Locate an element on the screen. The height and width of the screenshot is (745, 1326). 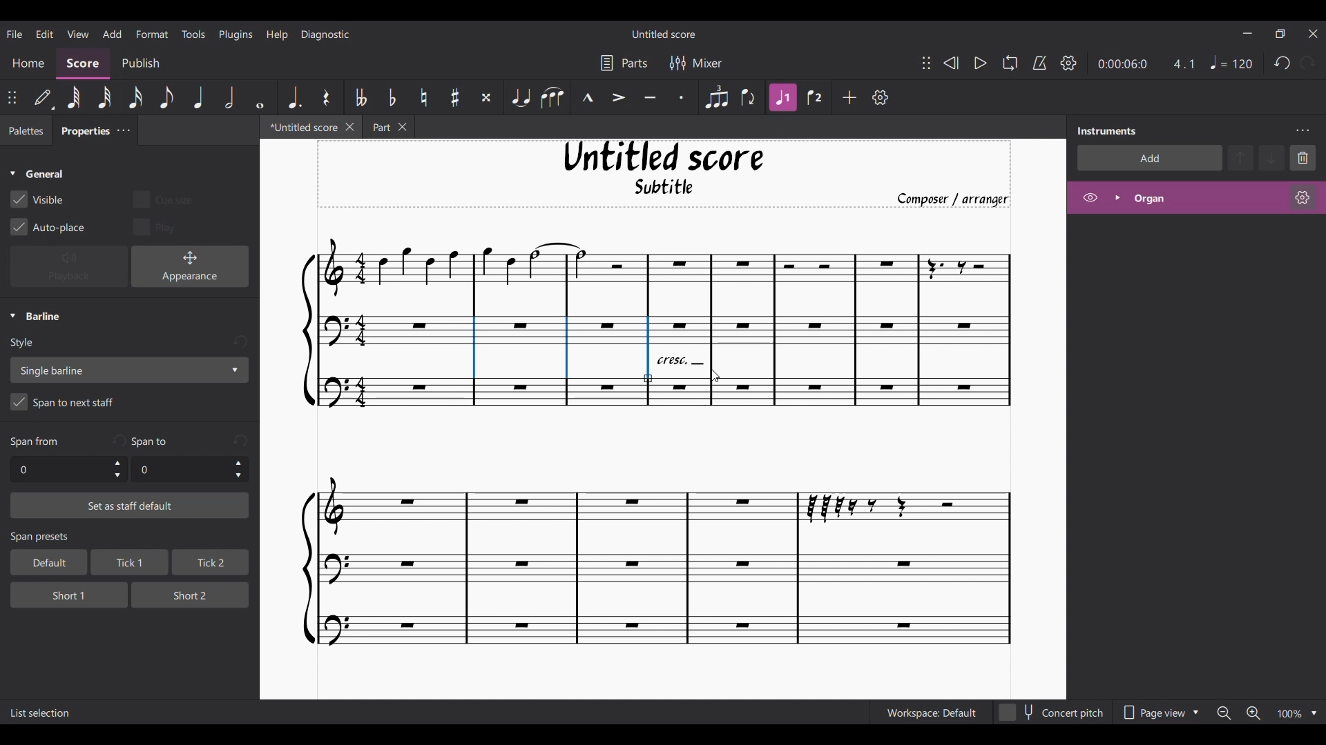
Tenuto is located at coordinates (650, 98).